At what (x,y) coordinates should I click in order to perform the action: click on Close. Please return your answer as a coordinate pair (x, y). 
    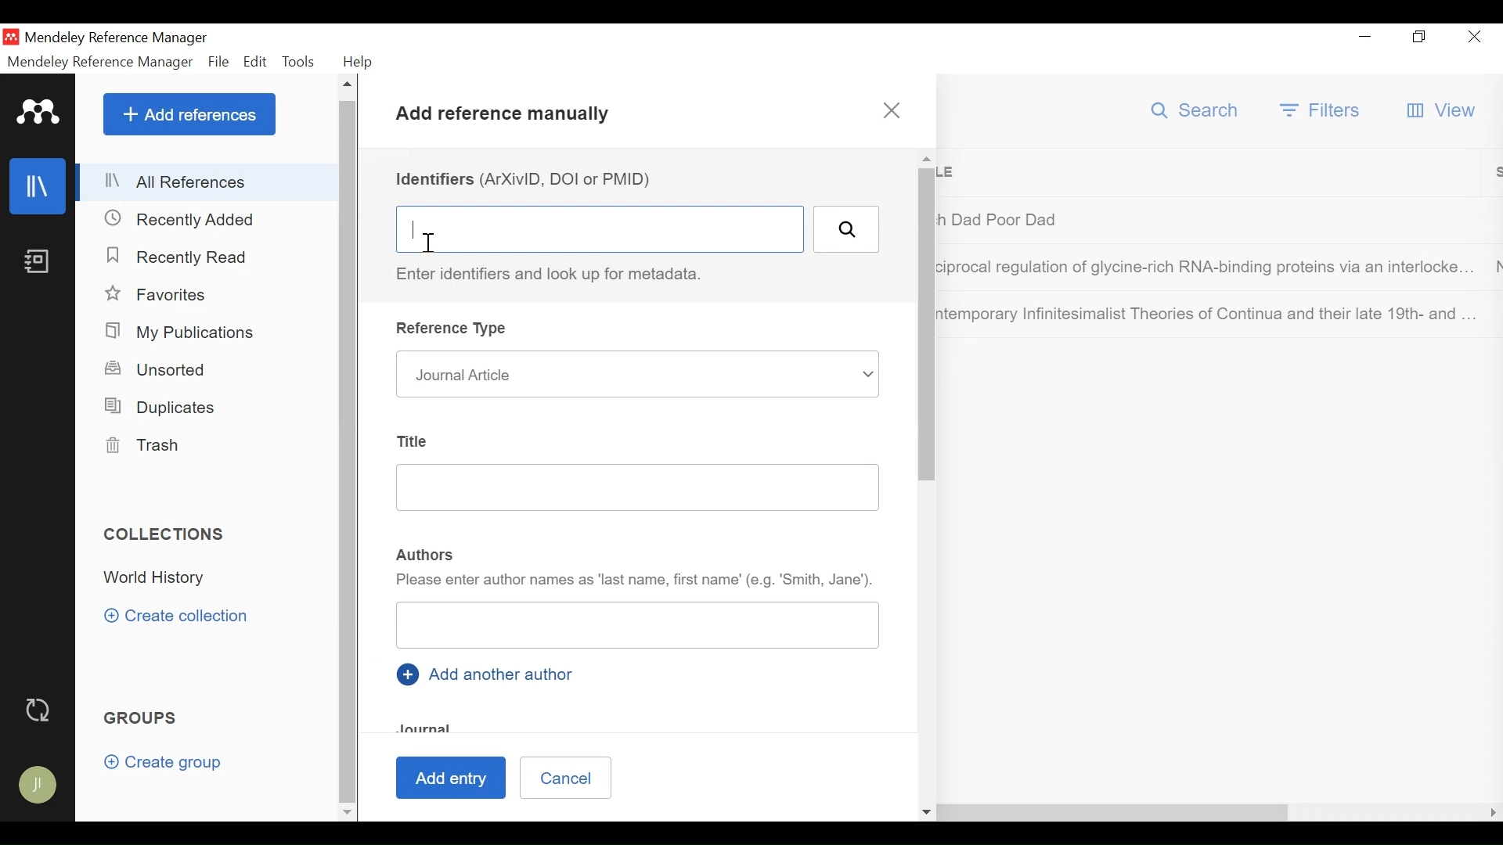
    Looking at the image, I should click on (1476, 38).